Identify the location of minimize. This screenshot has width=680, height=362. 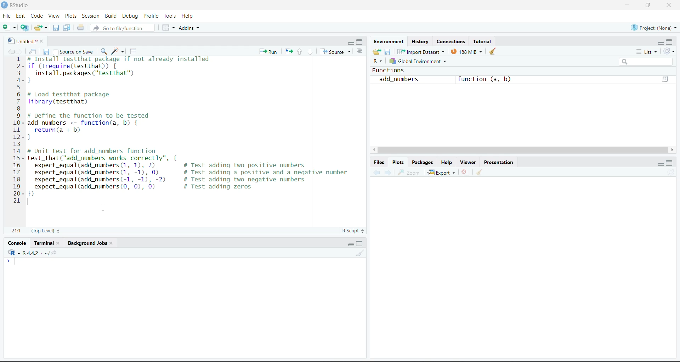
(660, 43).